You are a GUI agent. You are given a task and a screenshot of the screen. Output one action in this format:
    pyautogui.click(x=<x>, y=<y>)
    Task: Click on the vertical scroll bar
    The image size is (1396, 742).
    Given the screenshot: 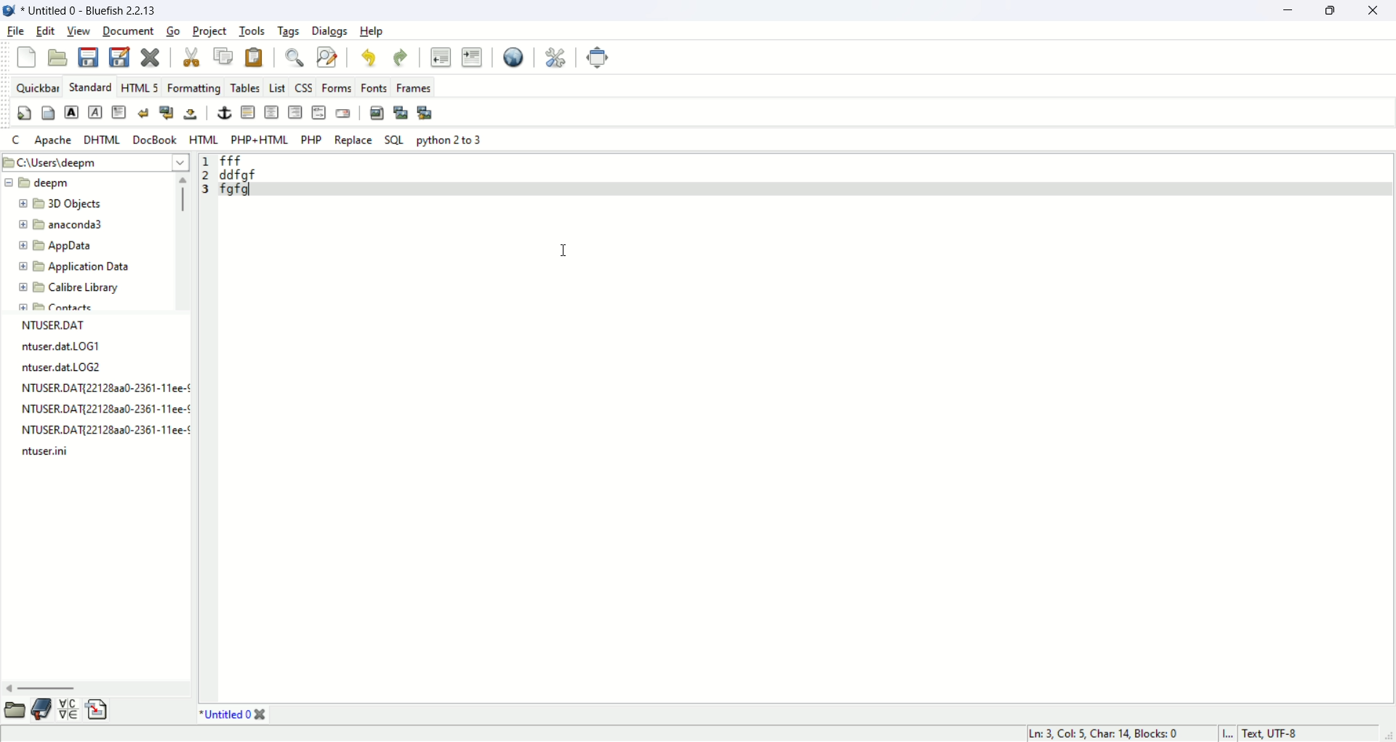 What is the action you would take?
    pyautogui.click(x=180, y=240)
    